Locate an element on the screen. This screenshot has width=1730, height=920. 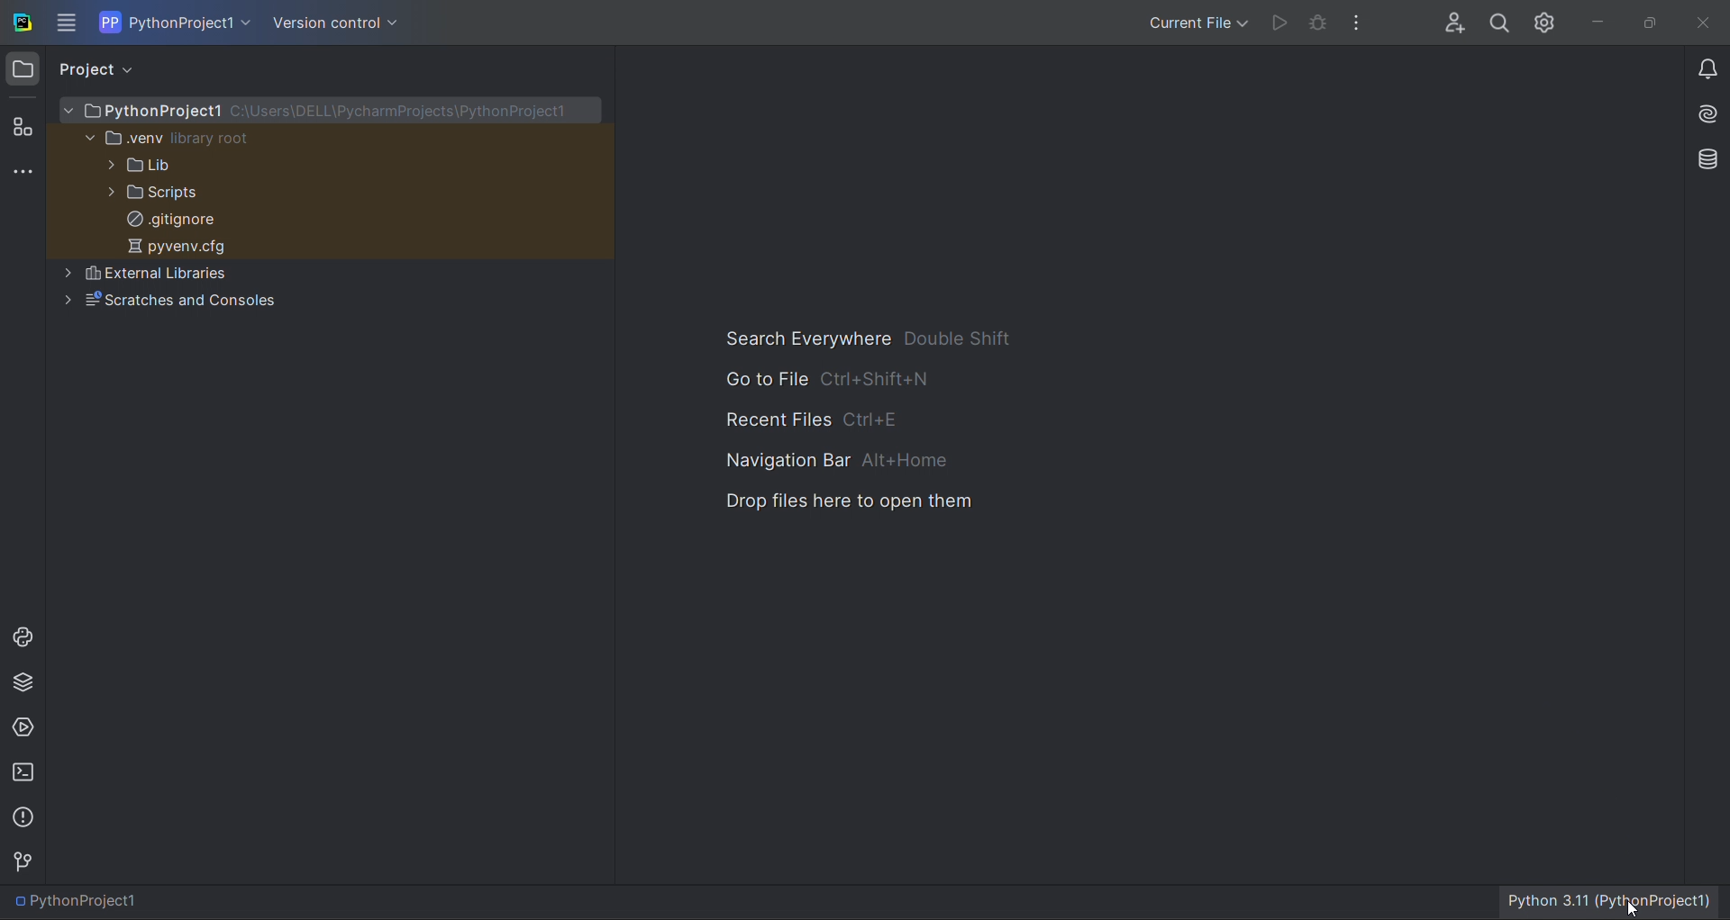
search is located at coordinates (1498, 20).